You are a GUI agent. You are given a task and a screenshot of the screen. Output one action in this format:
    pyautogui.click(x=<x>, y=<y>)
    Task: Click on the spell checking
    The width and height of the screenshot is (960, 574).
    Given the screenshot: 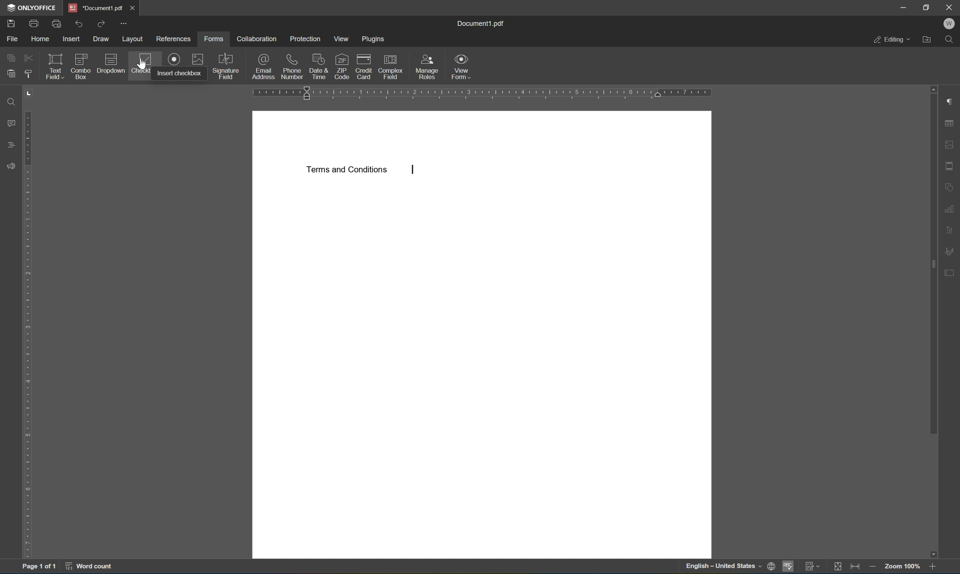 What is the action you would take?
    pyautogui.click(x=789, y=567)
    